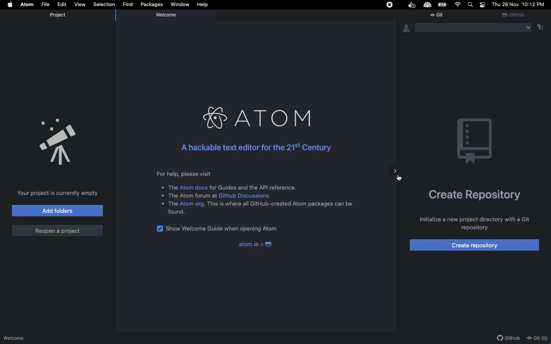  I want to click on Search, so click(471, 5).